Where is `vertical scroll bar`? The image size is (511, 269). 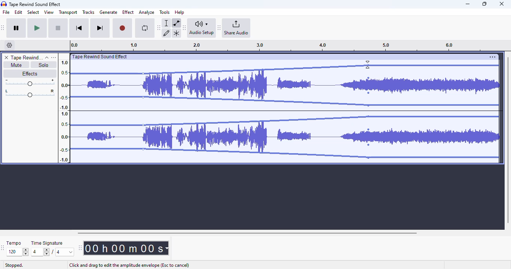 vertical scroll bar is located at coordinates (508, 139).